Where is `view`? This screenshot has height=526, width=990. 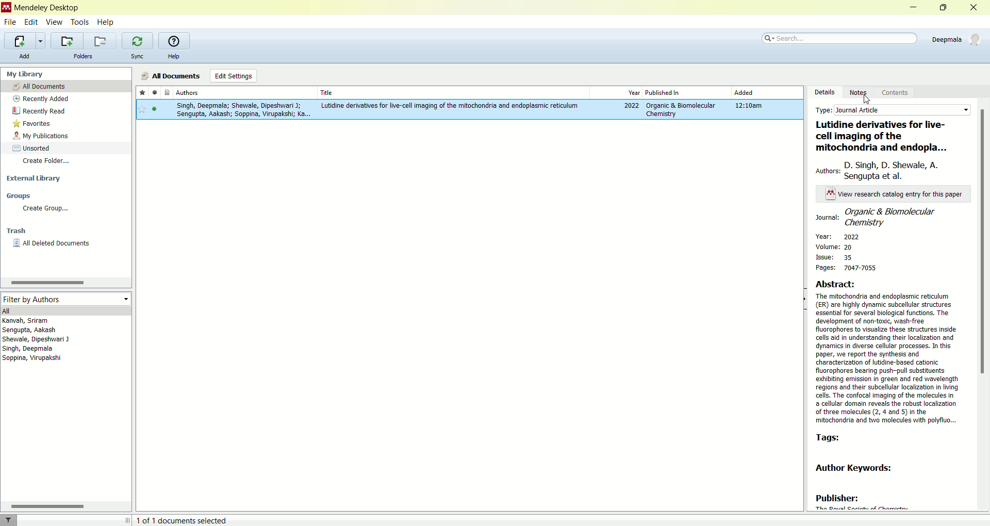 view is located at coordinates (55, 22).